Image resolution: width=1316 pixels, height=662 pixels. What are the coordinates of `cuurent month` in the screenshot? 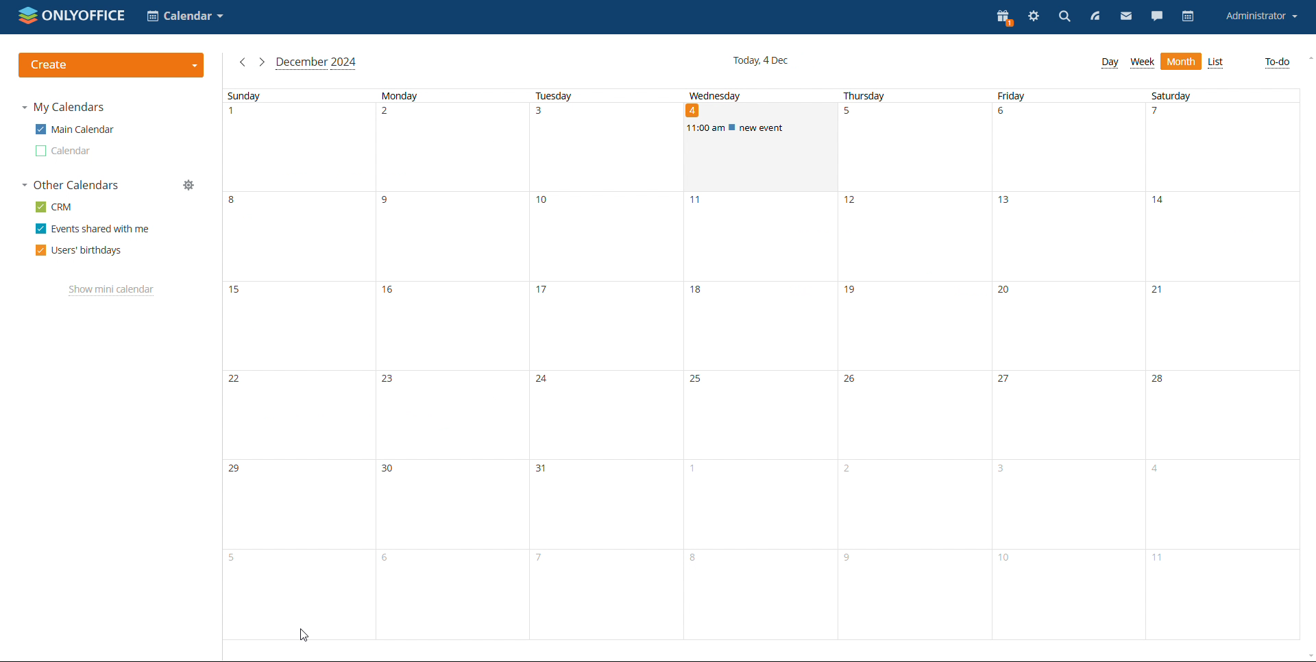 It's located at (315, 64).